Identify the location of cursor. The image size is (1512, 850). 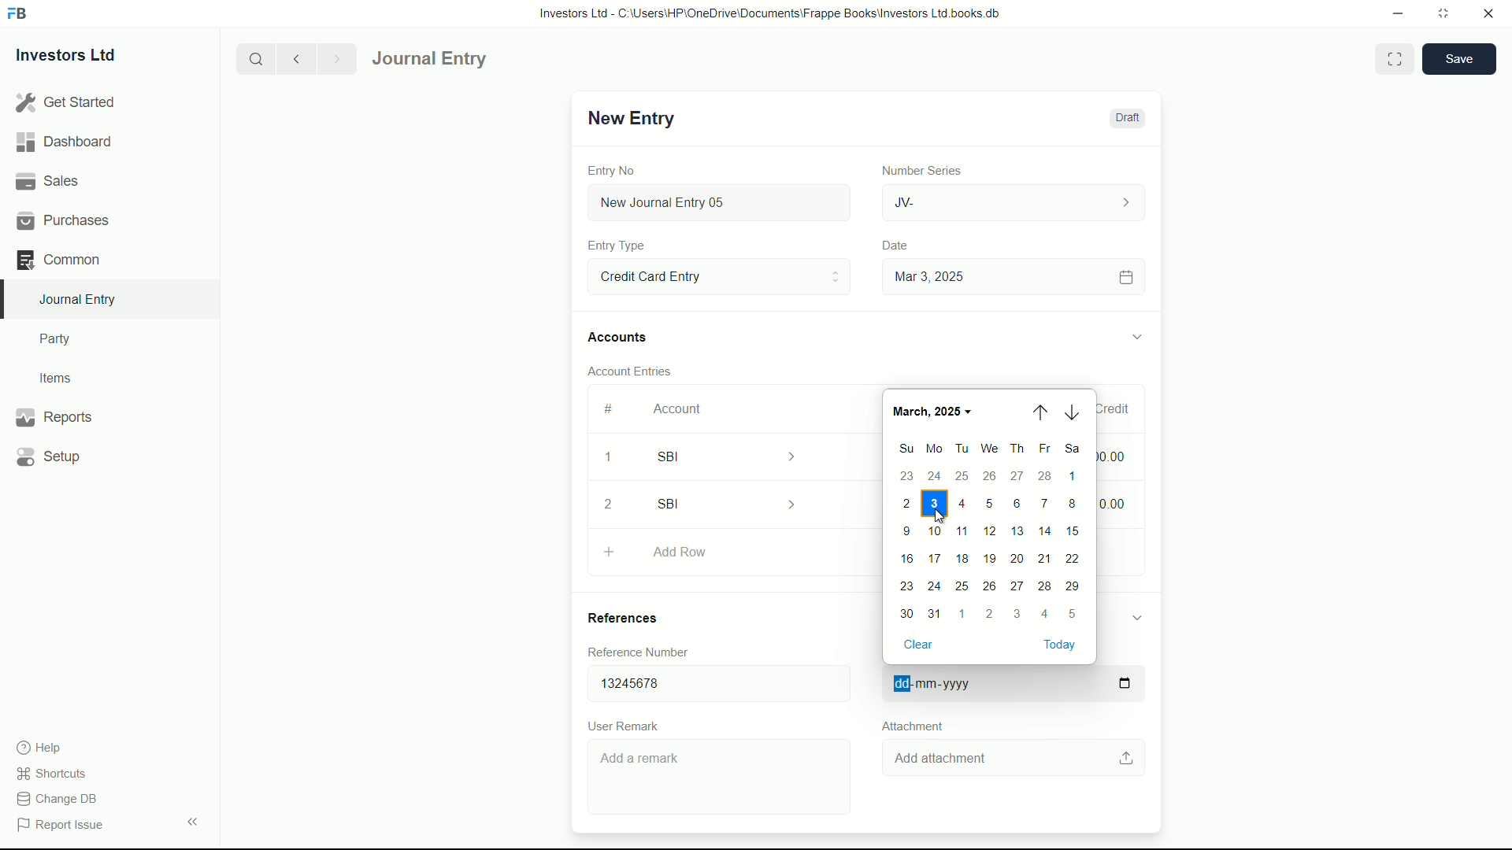
(939, 516).